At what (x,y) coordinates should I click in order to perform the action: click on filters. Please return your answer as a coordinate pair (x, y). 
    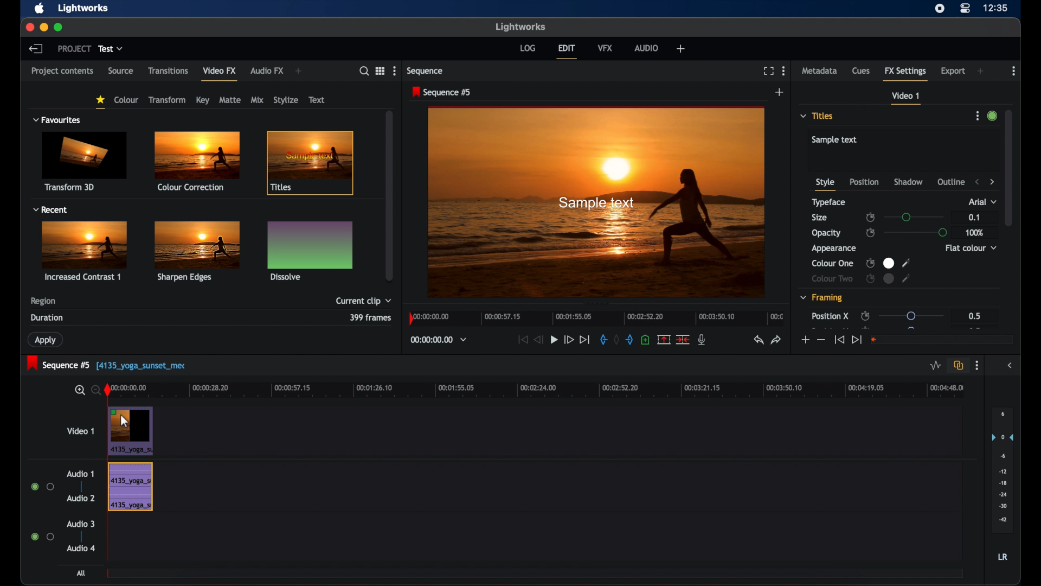
    Looking at the image, I should click on (45, 95).